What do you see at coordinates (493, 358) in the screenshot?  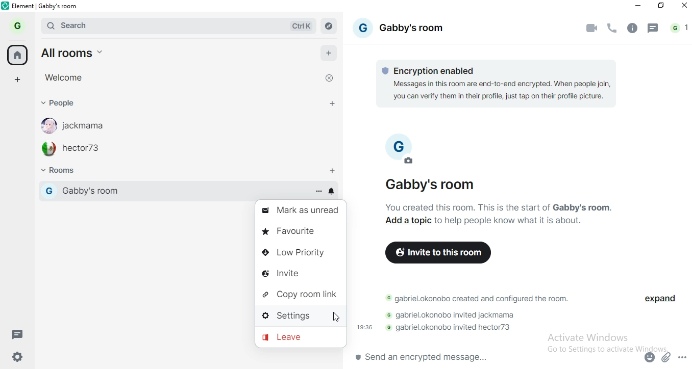 I see `chatbox` at bounding box center [493, 358].